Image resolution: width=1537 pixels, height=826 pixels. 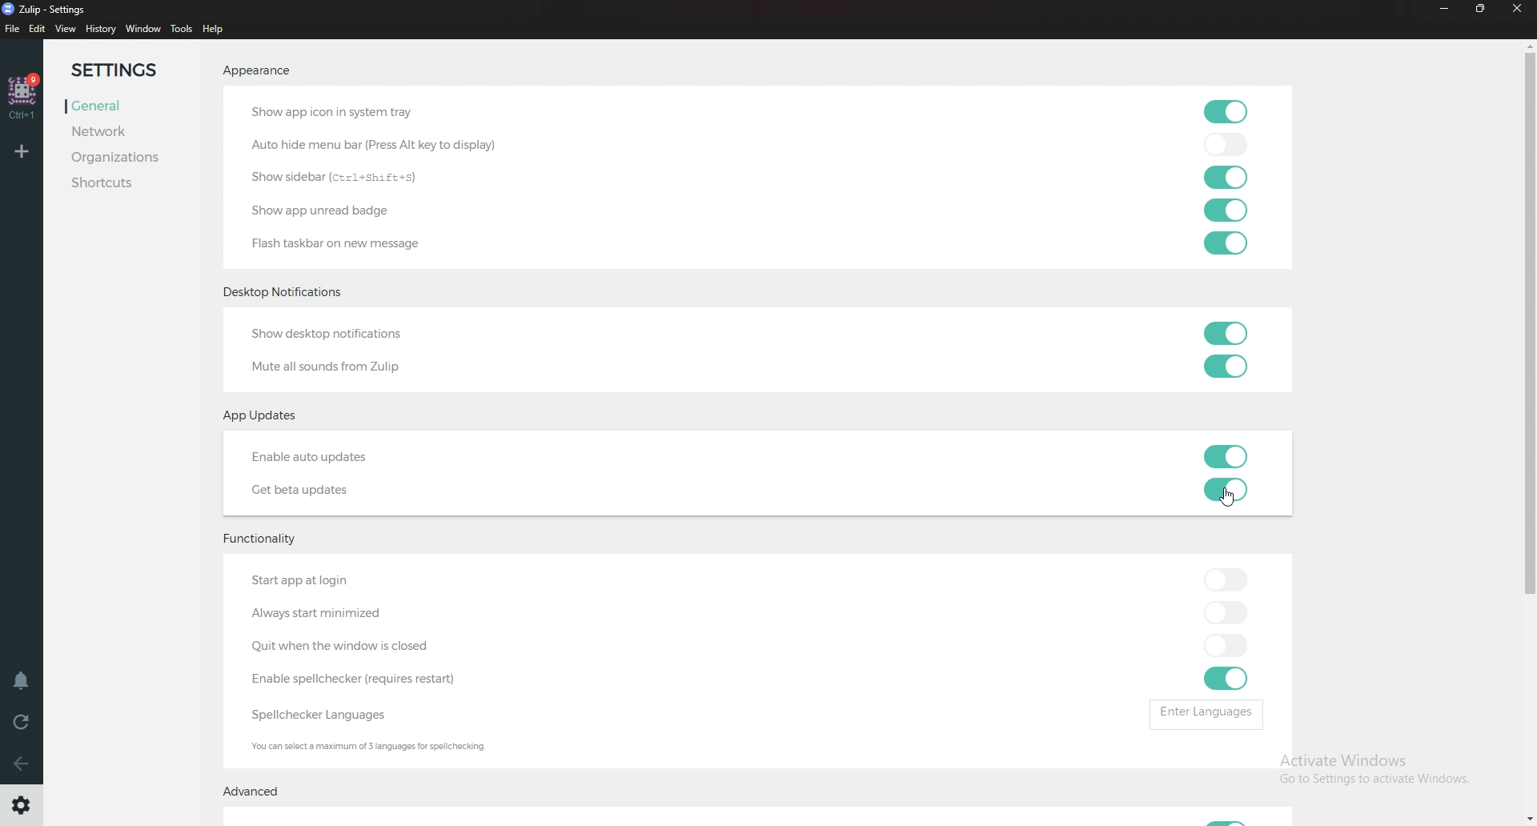 I want to click on toggle, so click(x=1225, y=335).